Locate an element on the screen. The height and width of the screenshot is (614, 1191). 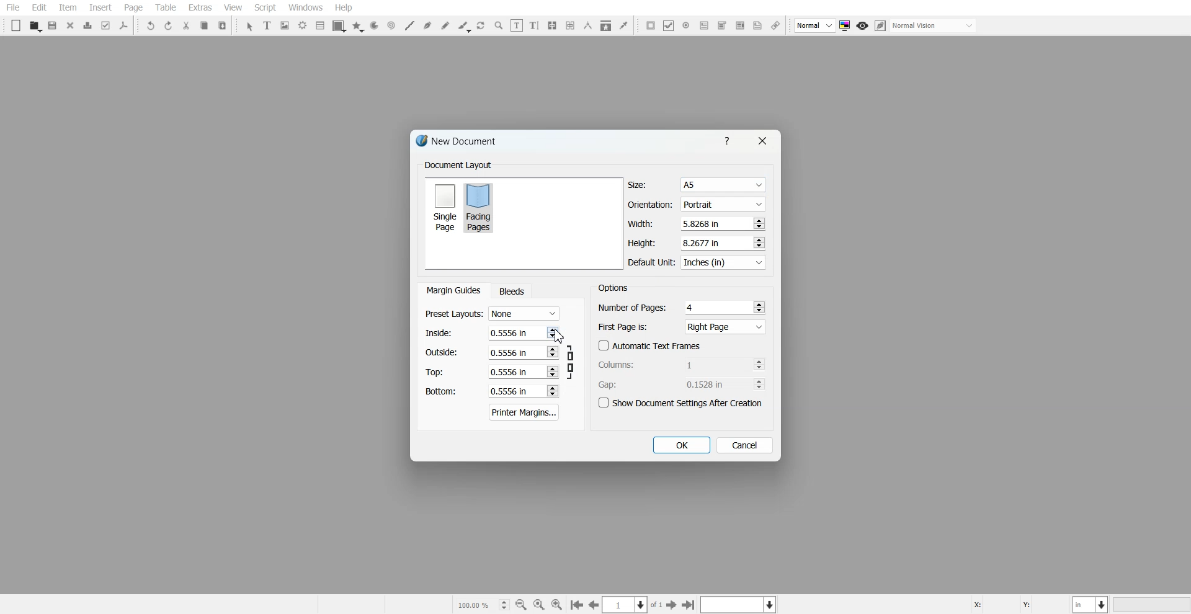
Rotate Item is located at coordinates (482, 26).